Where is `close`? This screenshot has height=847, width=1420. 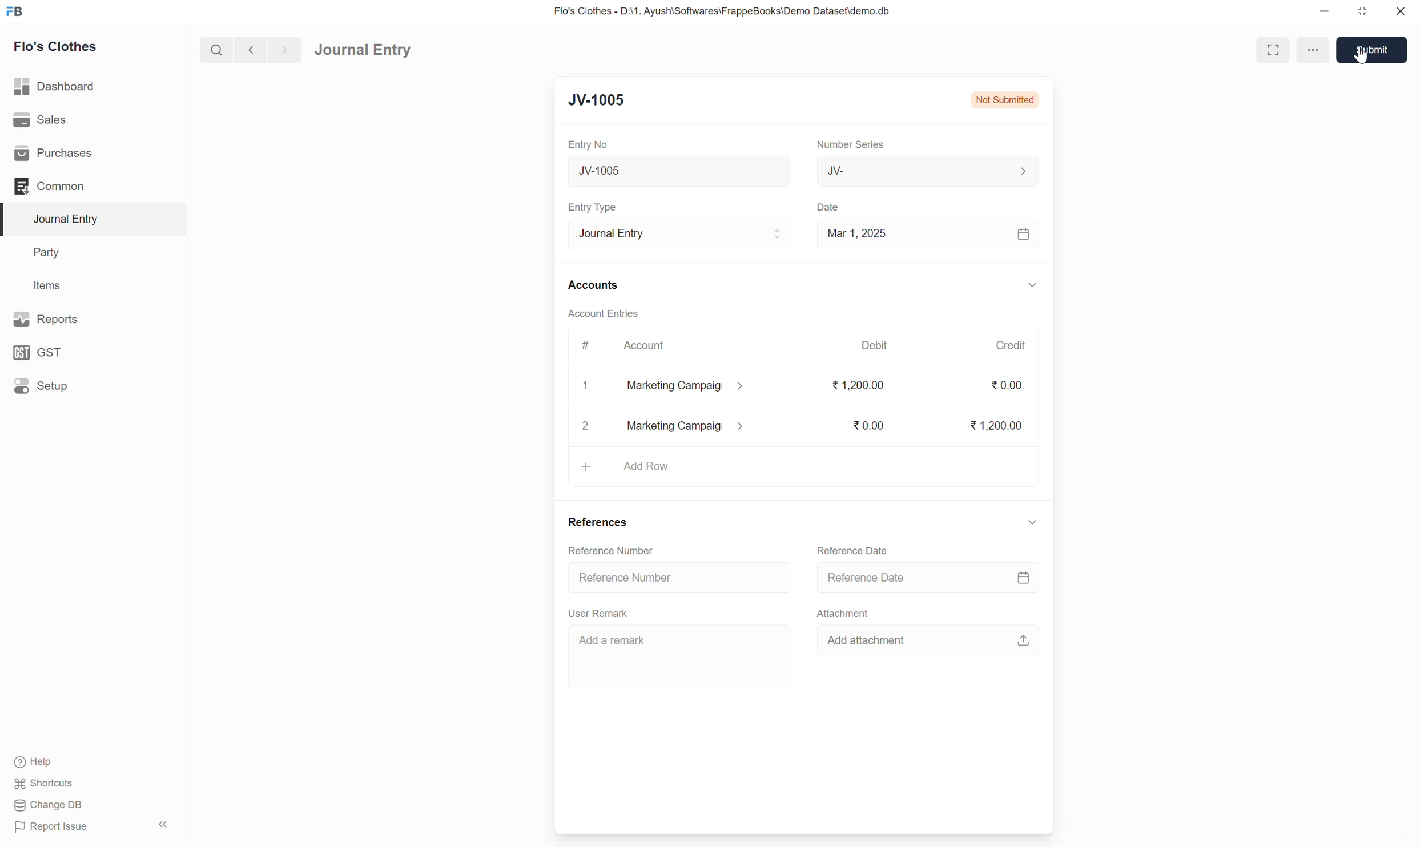 close is located at coordinates (1401, 11).